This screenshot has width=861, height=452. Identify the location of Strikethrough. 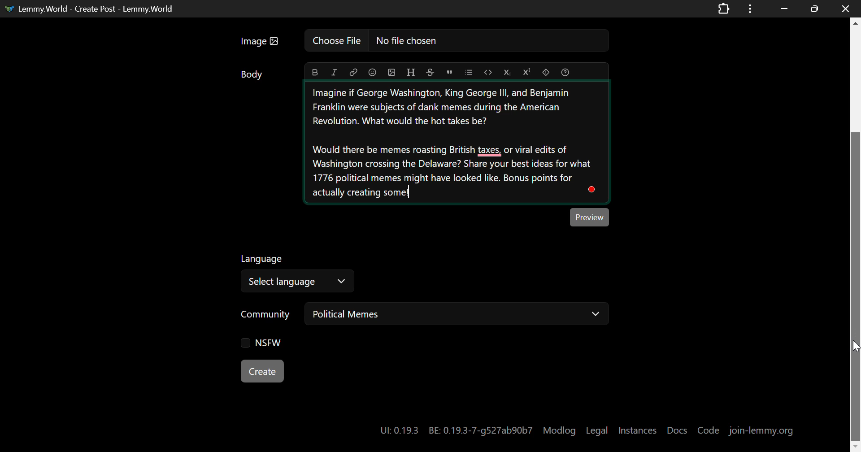
(430, 73).